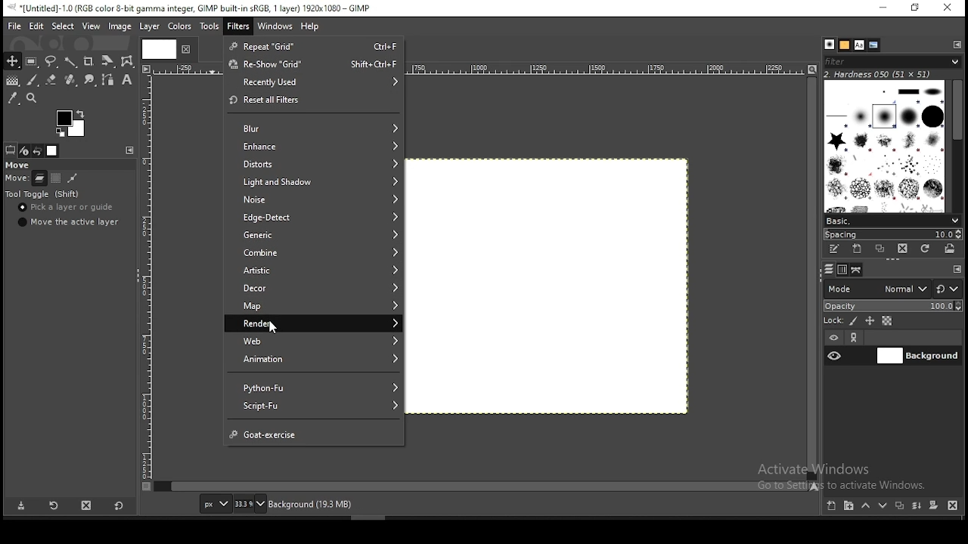  Describe the element at coordinates (845, 45) in the screenshot. I see `patterns` at that location.